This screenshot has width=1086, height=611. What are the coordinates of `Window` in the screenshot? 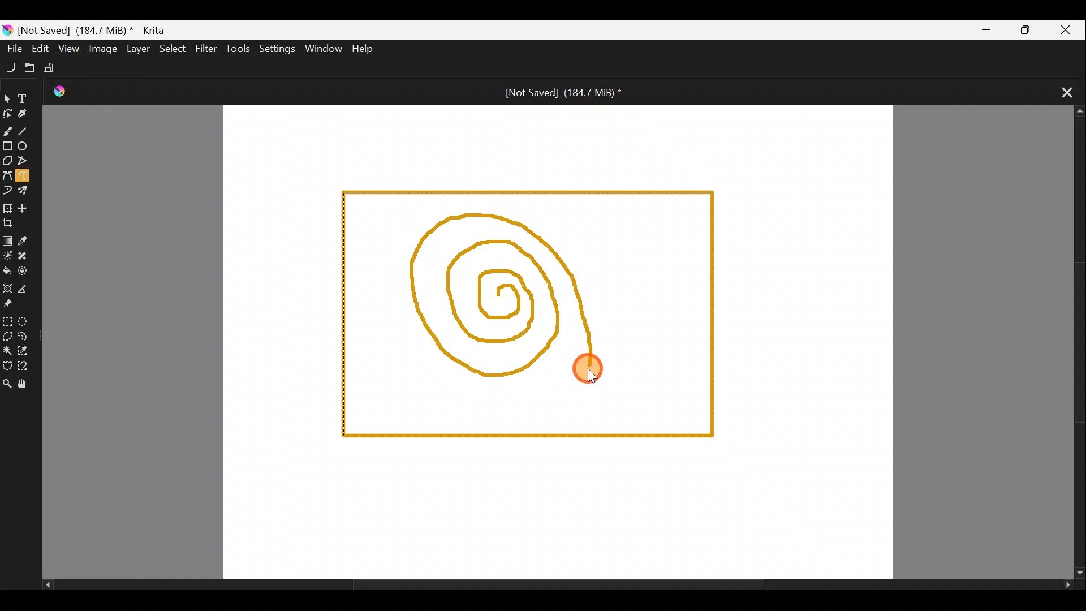 It's located at (321, 50).